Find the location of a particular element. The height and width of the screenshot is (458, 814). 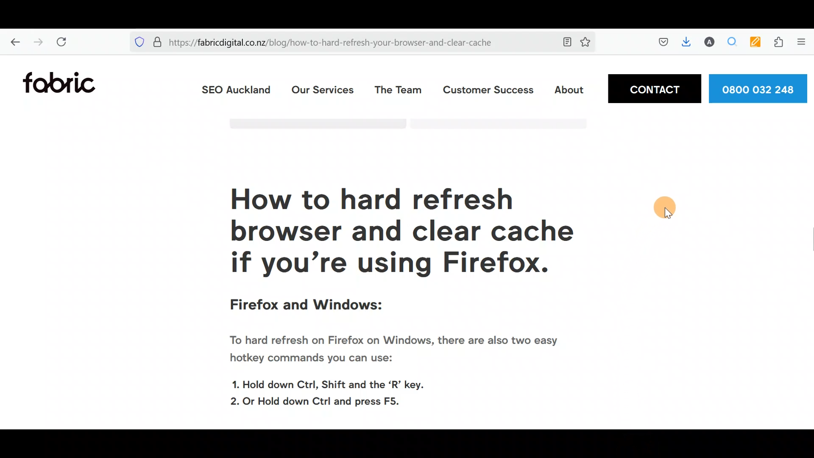

Customer Success is located at coordinates (488, 92).